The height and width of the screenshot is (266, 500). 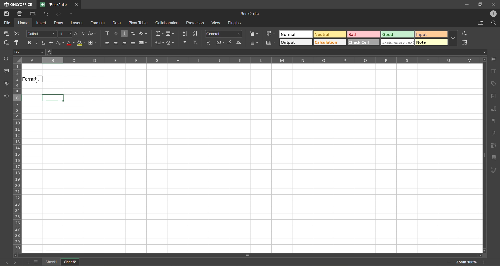 What do you see at coordinates (484, 262) in the screenshot?
I see `zoom in` at bounding box center [484, 262].